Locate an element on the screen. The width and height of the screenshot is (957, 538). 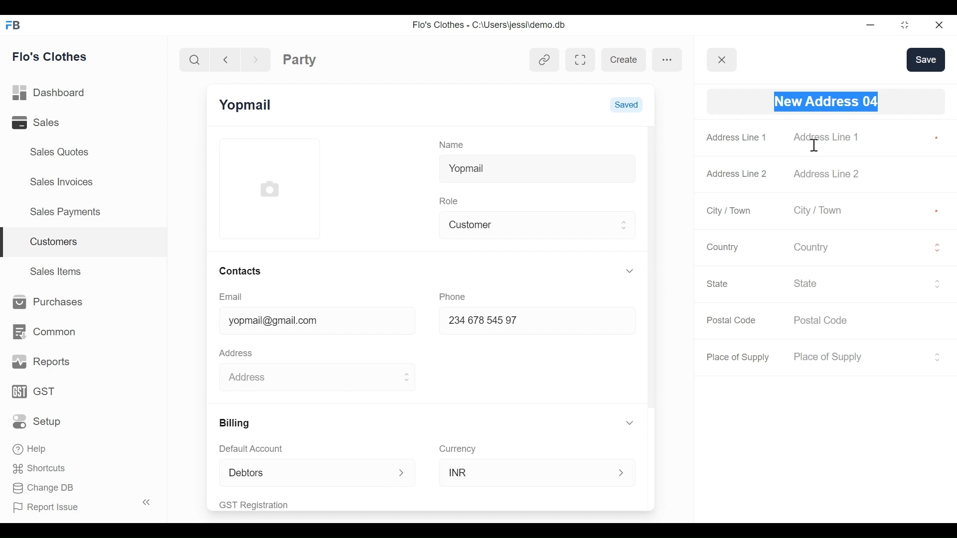
Yopmail is located at coordinates (247, 105).